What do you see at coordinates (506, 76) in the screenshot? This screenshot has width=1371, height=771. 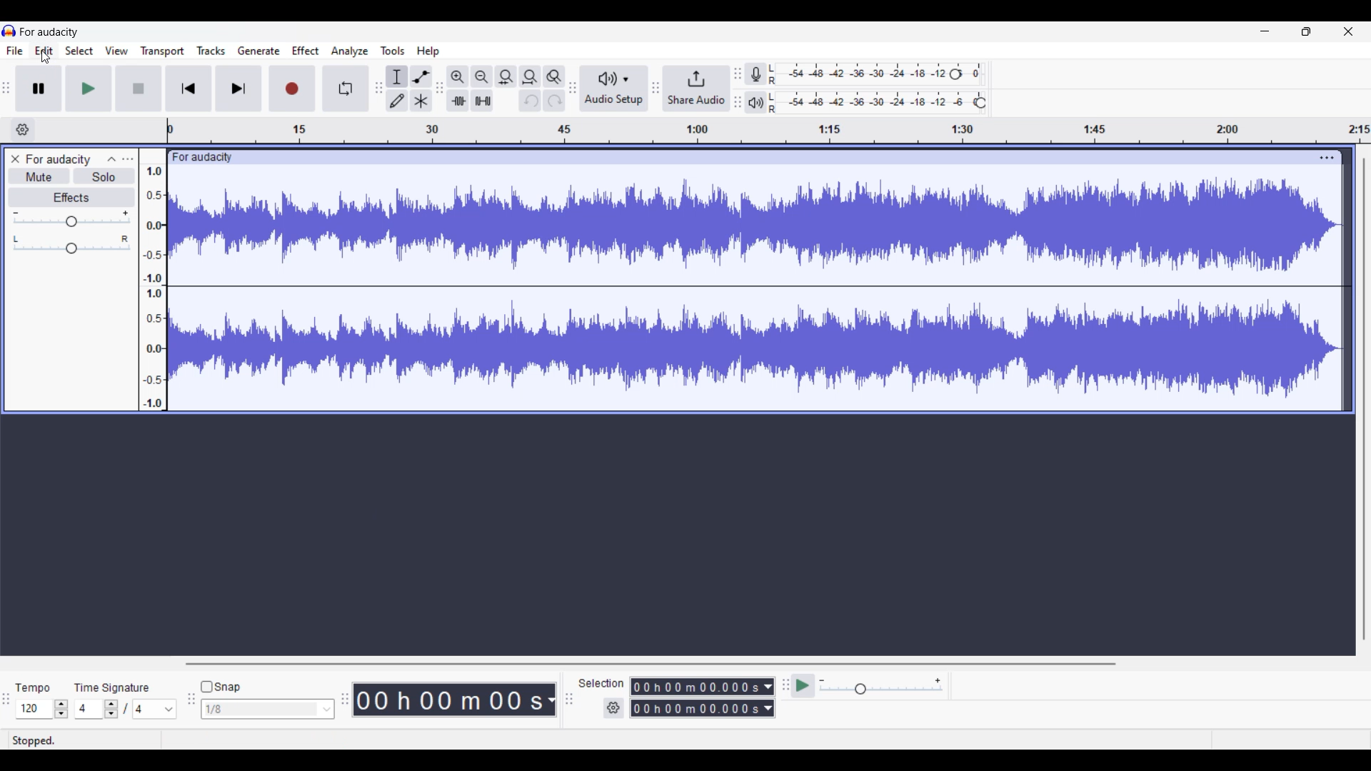 I see `Fit selection to width` at bounding box center [506, 76].